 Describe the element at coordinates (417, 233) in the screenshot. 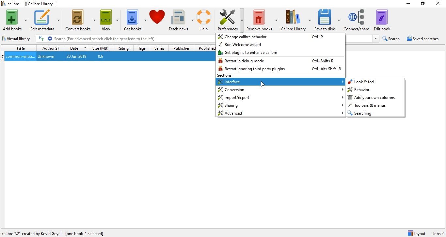

I see `Layout` at that location.